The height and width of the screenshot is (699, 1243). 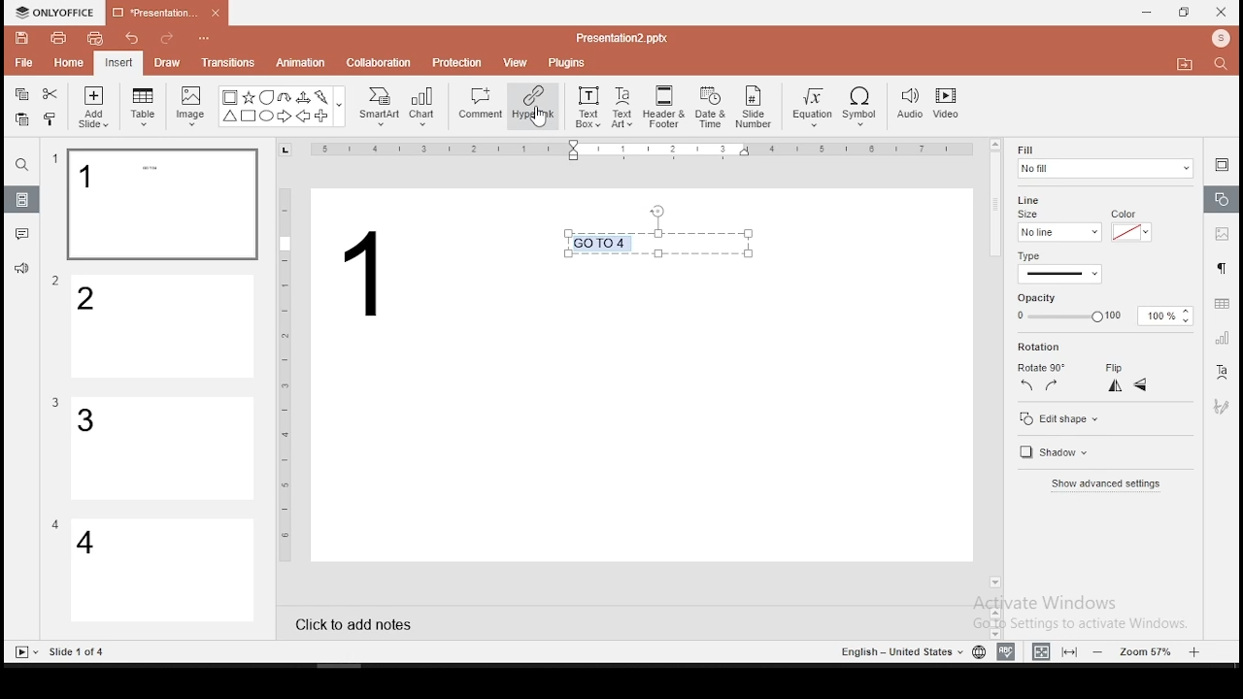 I want to click on date and time, so click(x=711, y=107).